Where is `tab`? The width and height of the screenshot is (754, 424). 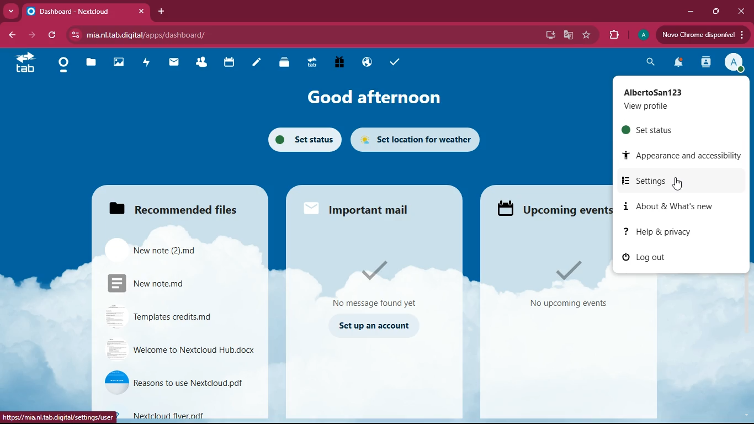 tab is located at coordinates (24, 67).